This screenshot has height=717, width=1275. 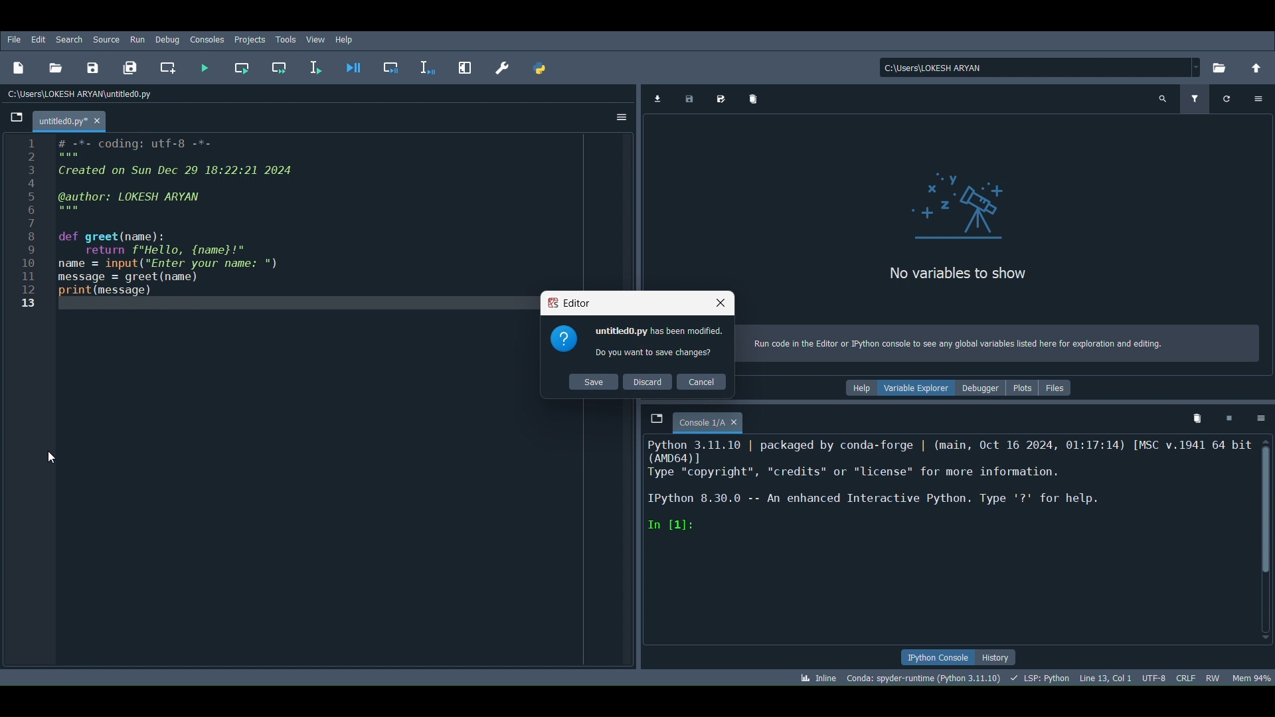 What do you see at coordinates (13, 117) in the screenshot?
I see `Browse tabs` at bounding box center [13, 117].